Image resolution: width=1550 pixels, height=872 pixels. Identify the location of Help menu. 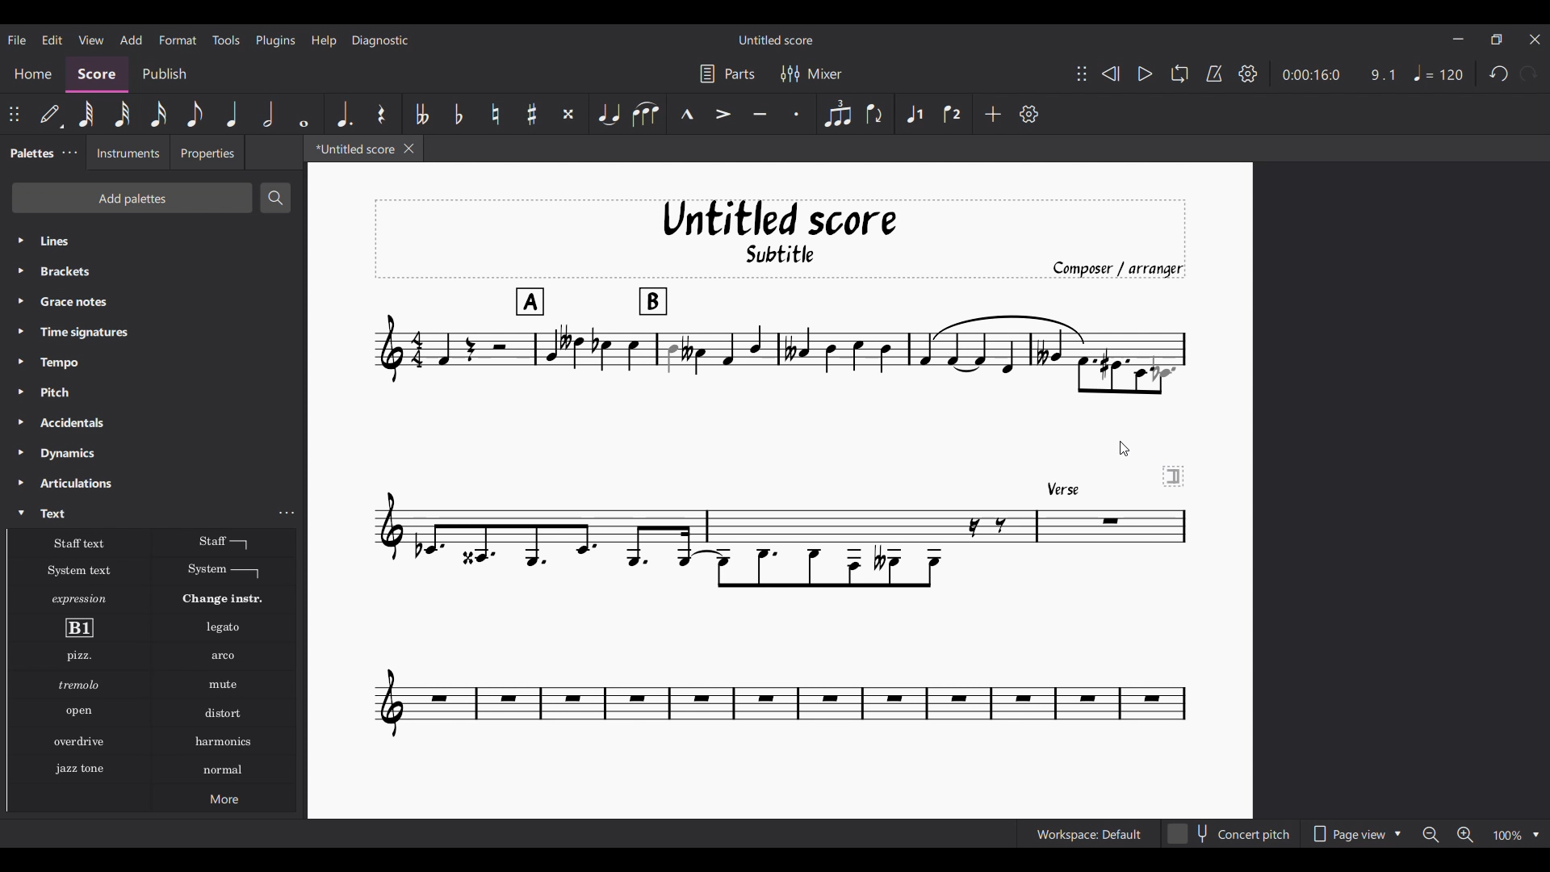
(324, 40).